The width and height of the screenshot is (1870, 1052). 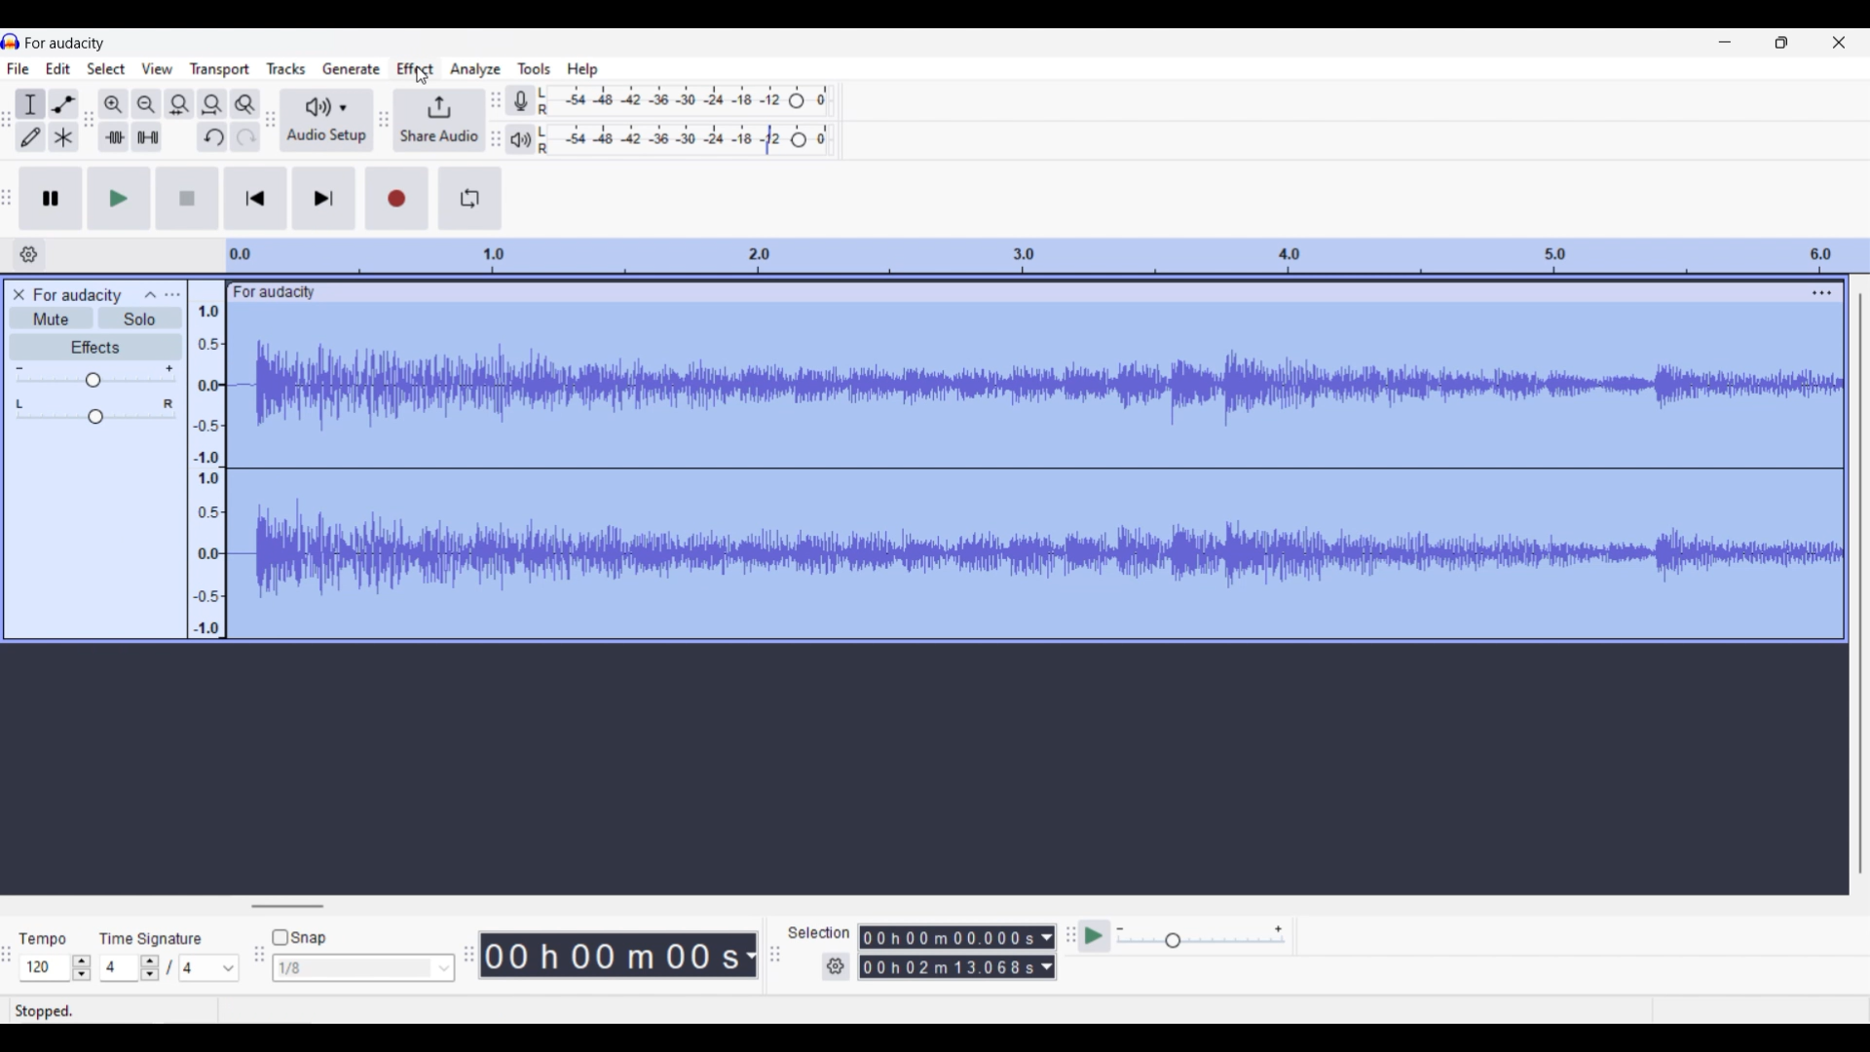 What do you see at coordinates (51, 318) in the screenshot?
I see `Mute` at bounding box center [51, 318].